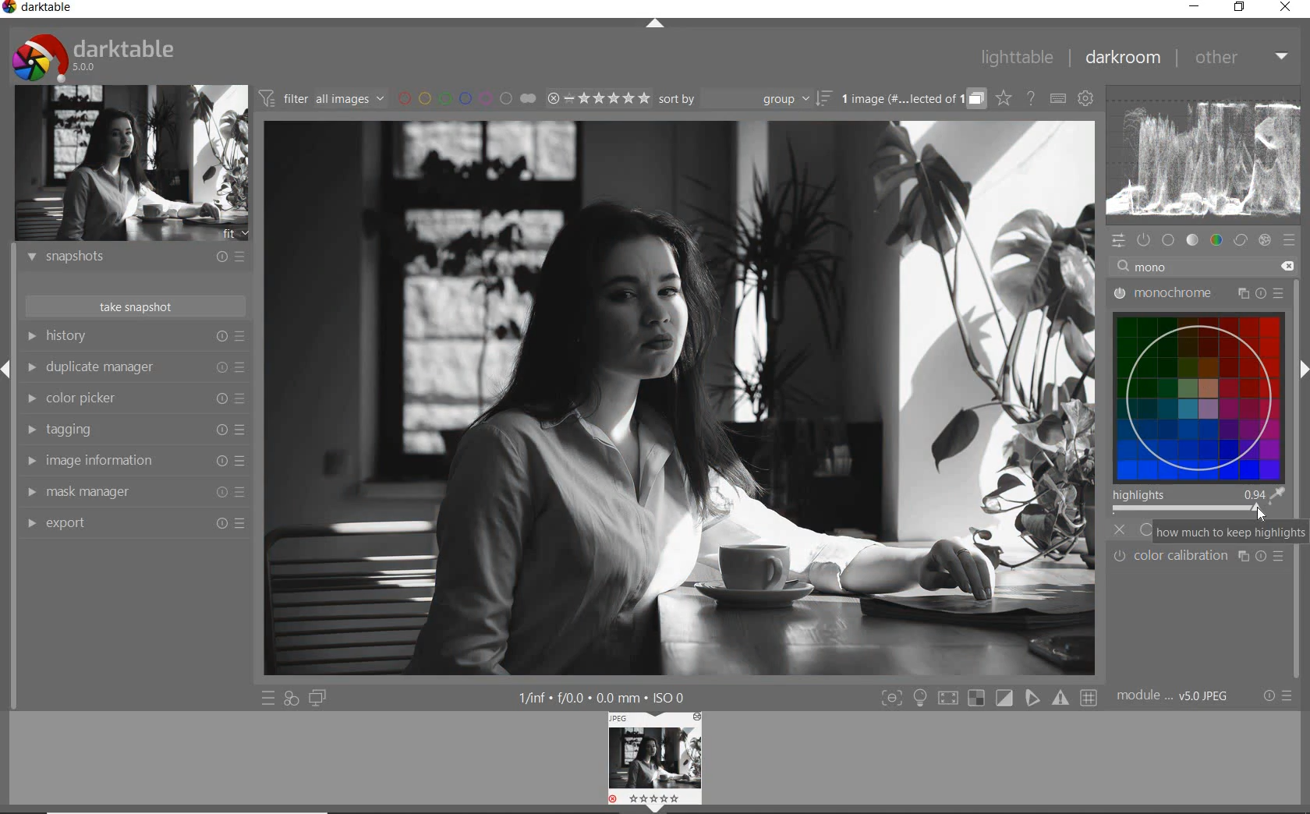  What do you see at coordinates (1265, 239) in the screenshot?
I see `effect` at bounding box center [1265, 239].